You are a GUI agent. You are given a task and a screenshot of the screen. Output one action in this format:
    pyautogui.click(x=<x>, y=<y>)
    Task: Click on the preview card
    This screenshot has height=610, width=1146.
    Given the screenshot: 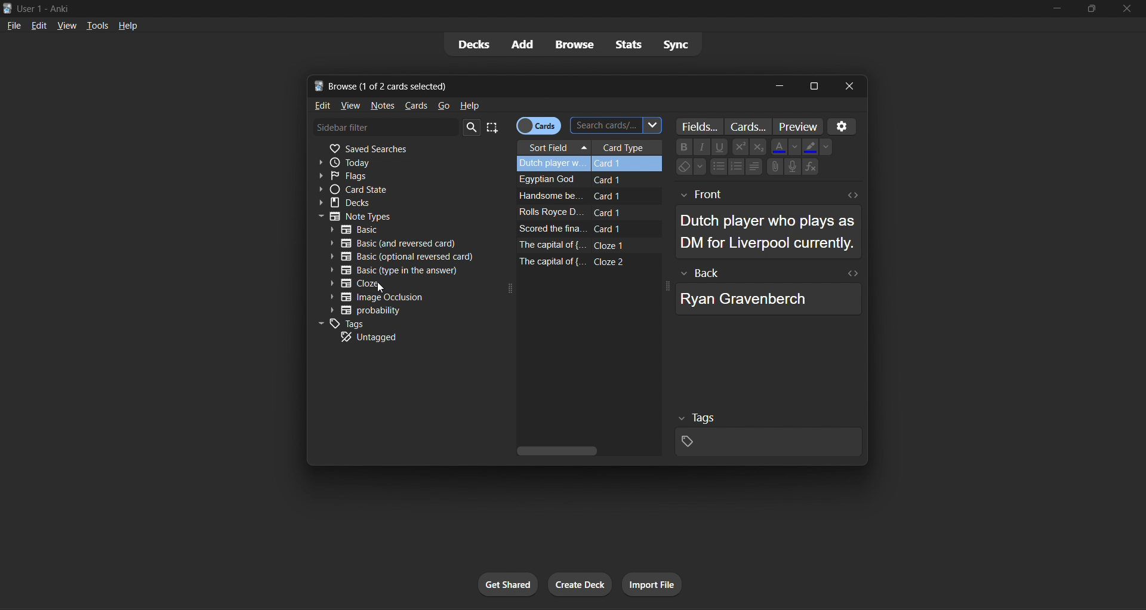 What is the action you would take?
    pyautogui.click(x=796, y=125)
    